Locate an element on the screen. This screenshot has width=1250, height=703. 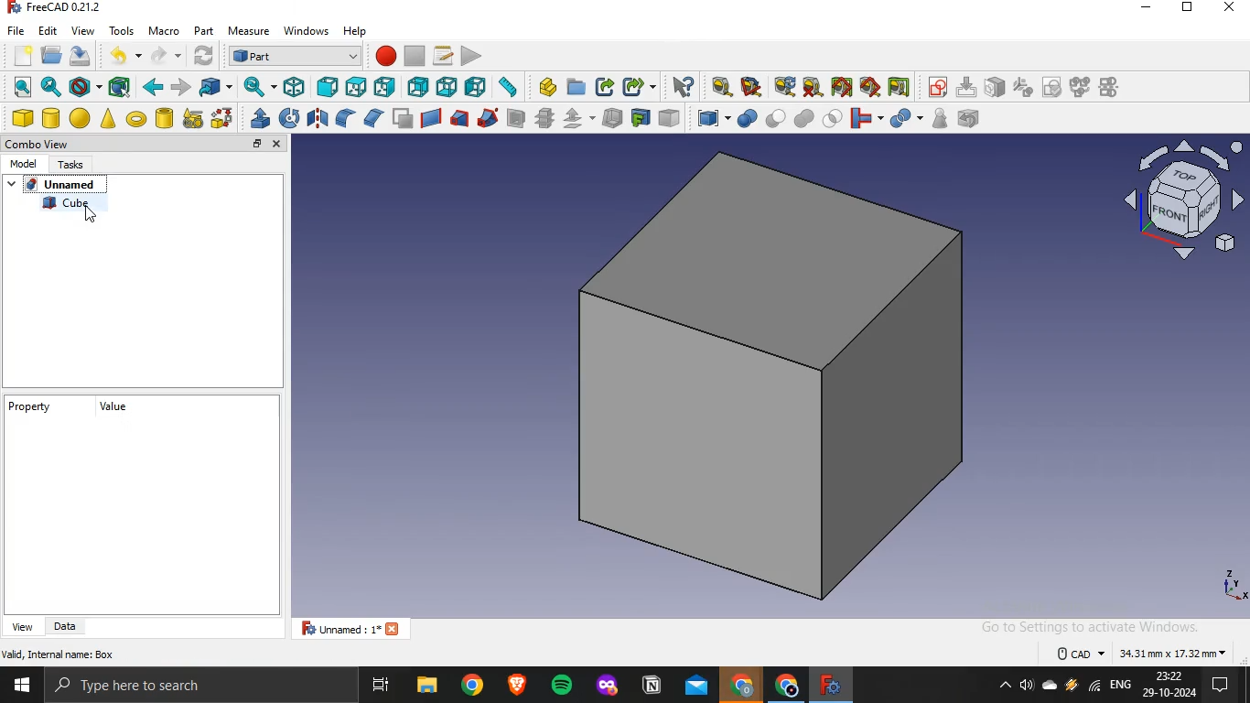
redo is located at coordinates (159, 56).